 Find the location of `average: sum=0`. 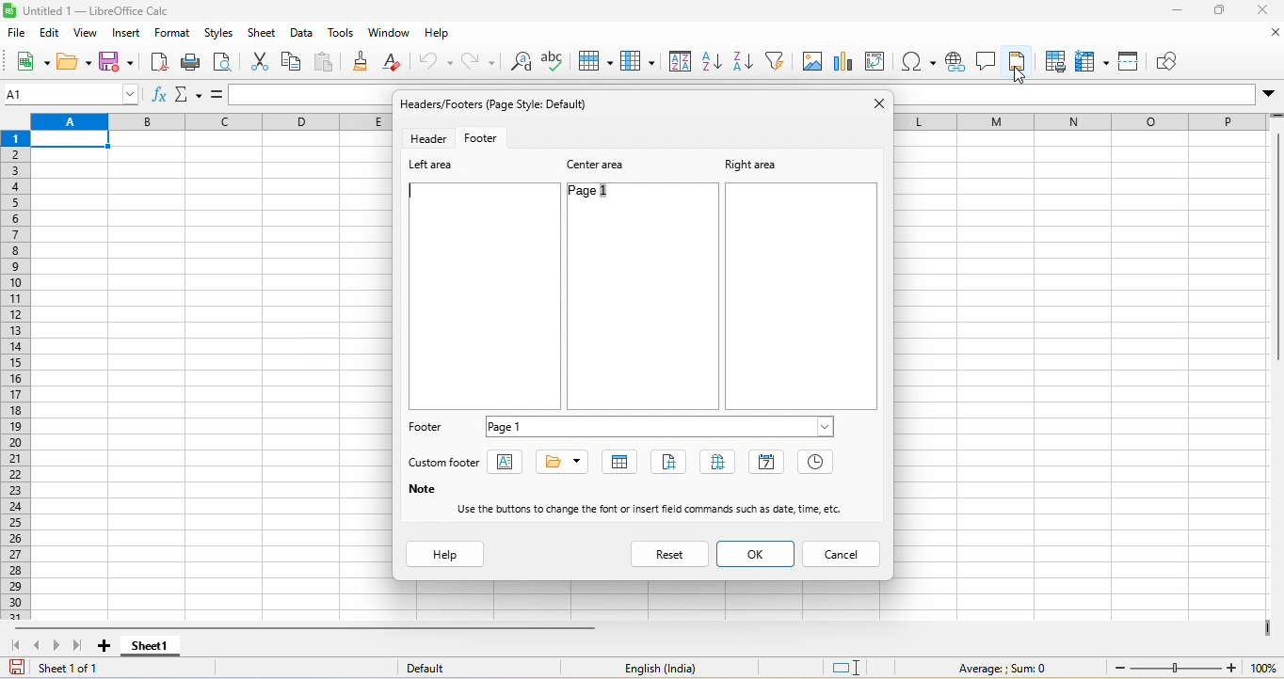

average: sum=0 is located at coordinates (1005, 669).